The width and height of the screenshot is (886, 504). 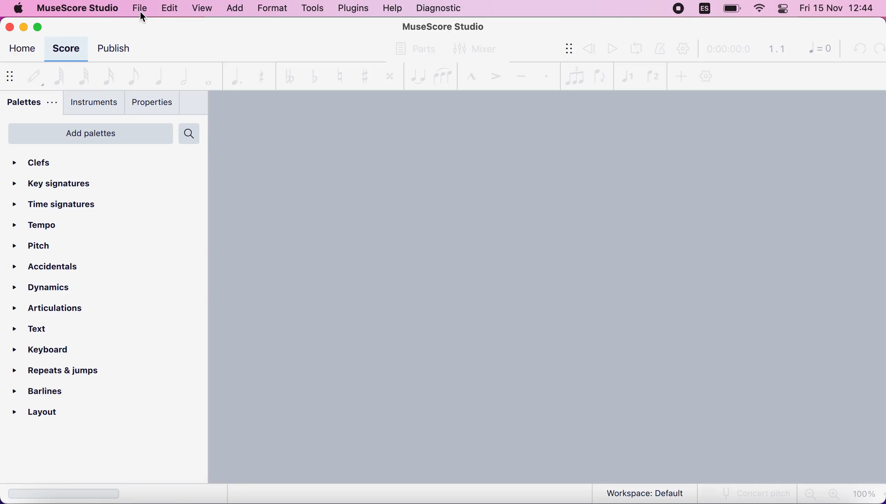 What do you see at coordinates (270, 9) in the screenshot?
I see `format` at bounding box center [270, 9].